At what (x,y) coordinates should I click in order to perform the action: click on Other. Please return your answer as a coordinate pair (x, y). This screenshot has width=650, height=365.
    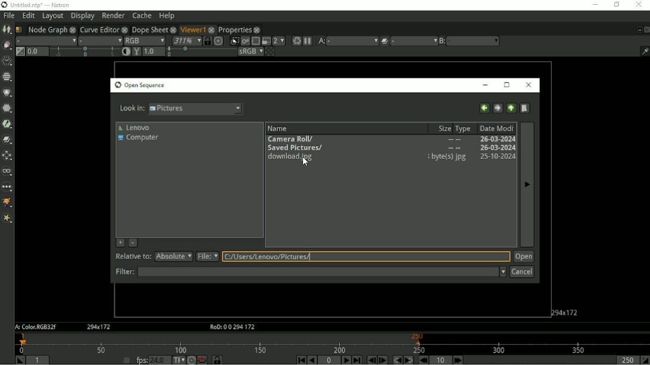
    Looking at the image, I should click on (7, 187).